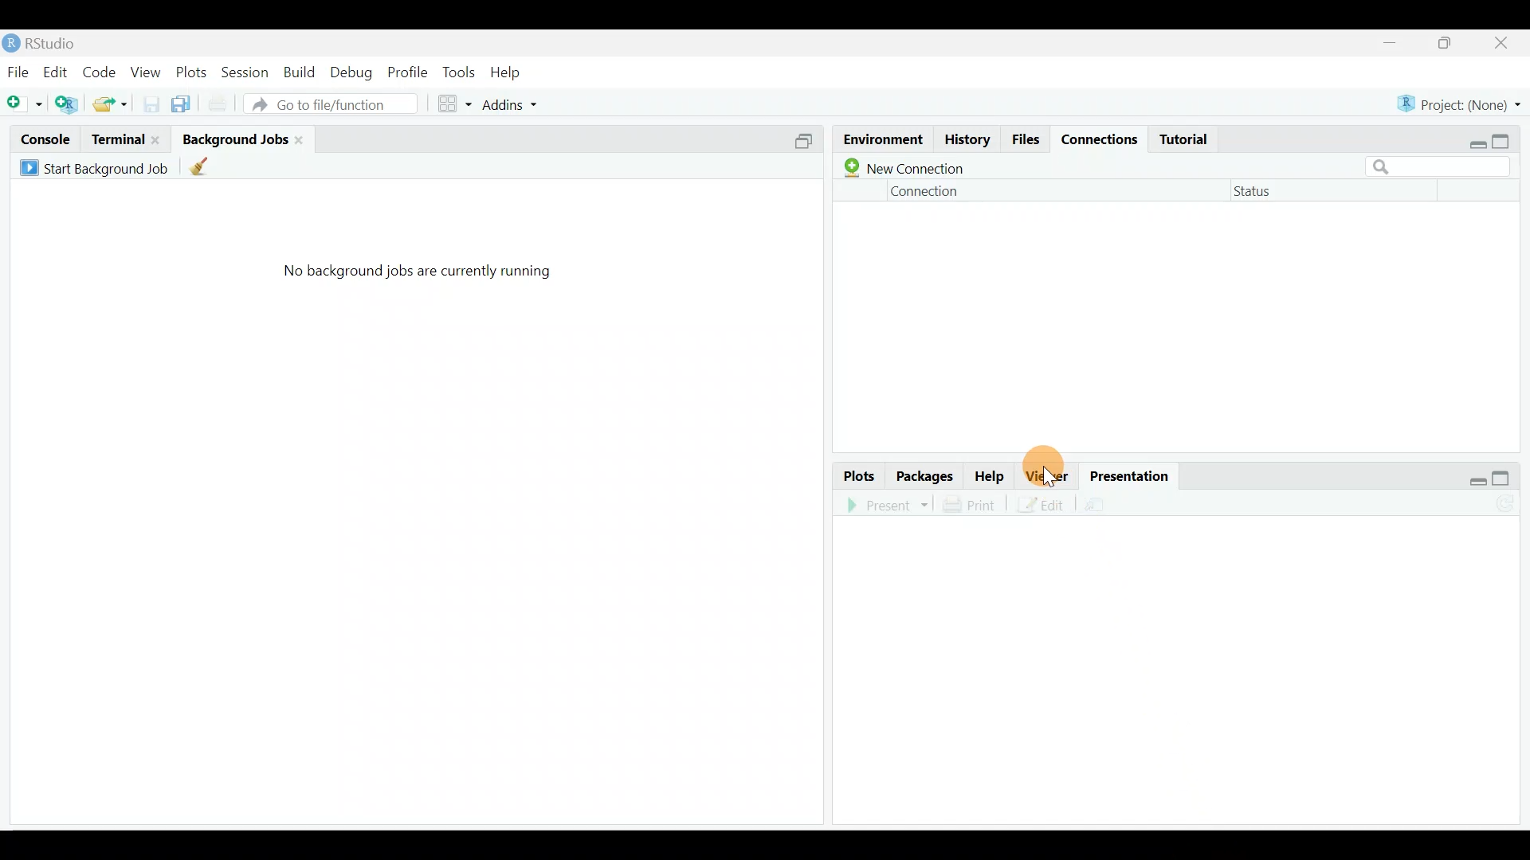  What do you see at coordinates (410, 72) in the screenshot?
I see `Profile` at bounding box center [410, 72].